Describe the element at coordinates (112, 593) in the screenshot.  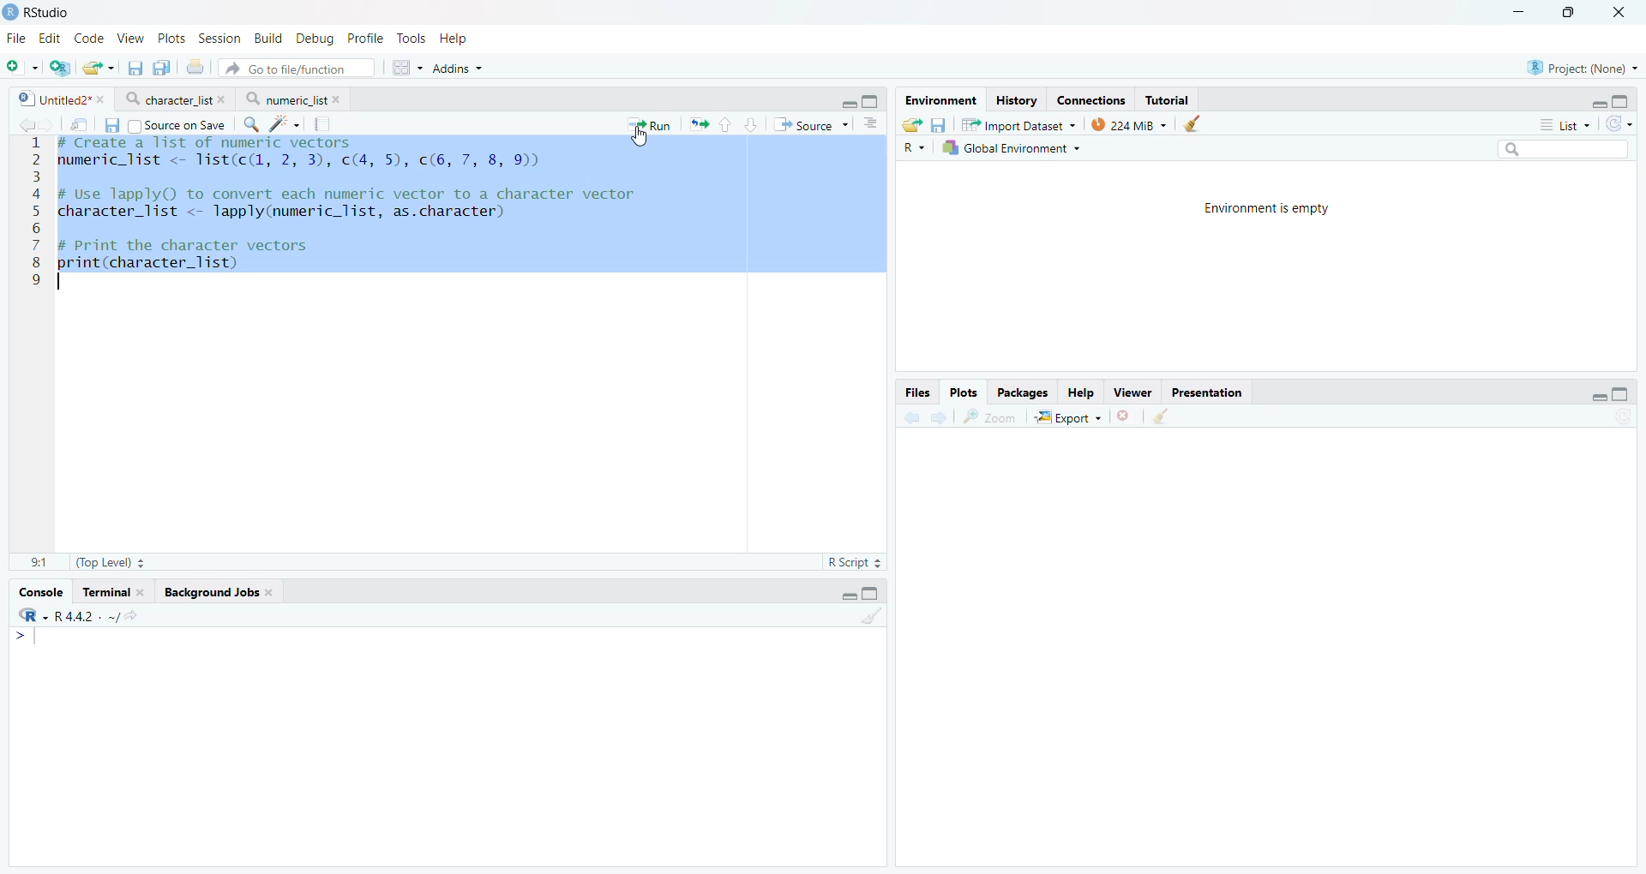
I see `Terminal` at that location.